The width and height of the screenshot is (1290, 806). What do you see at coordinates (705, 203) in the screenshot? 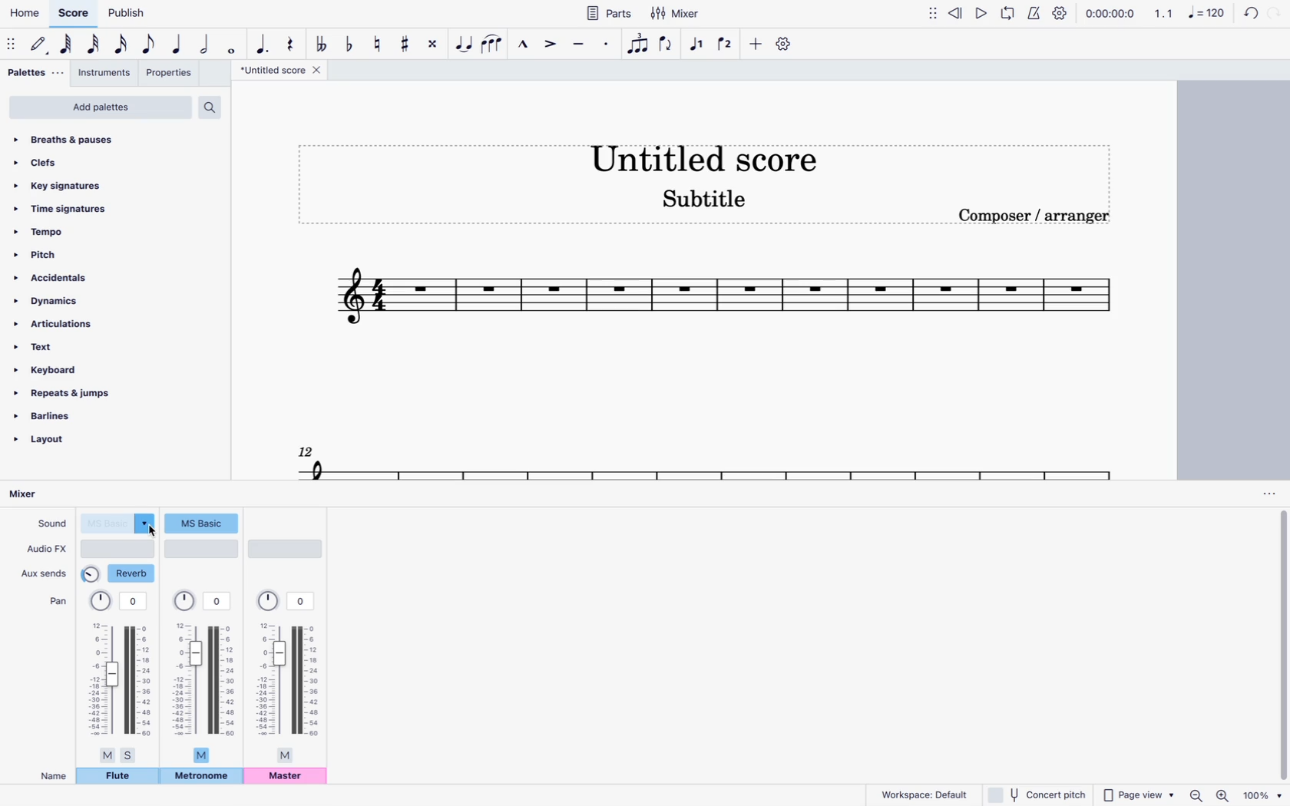
I see `score subtitle` at bounding box center [705, 203].